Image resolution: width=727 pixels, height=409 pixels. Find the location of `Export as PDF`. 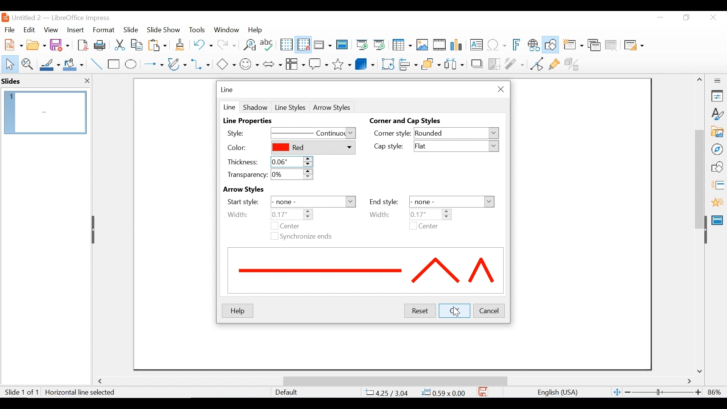

Export as PDF is located at coordinates (83, 44).